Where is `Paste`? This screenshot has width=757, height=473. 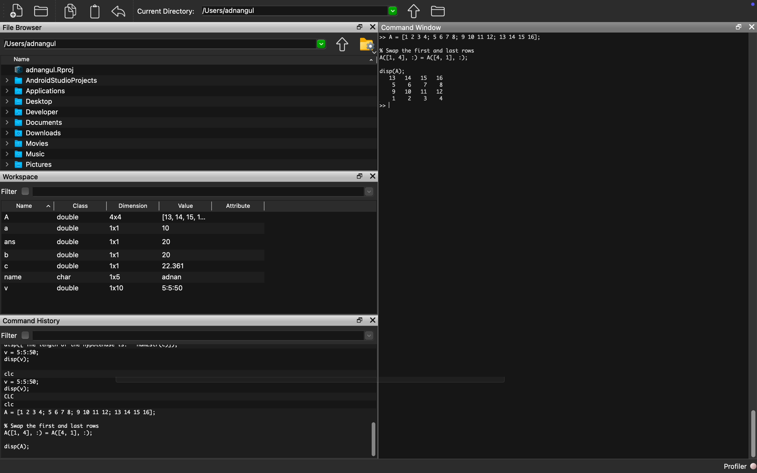
Paste is located at coordinates (96, 11).